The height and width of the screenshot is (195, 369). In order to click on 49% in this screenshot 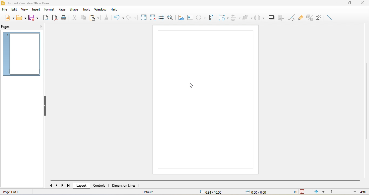, I will do `click(364, 192)`.